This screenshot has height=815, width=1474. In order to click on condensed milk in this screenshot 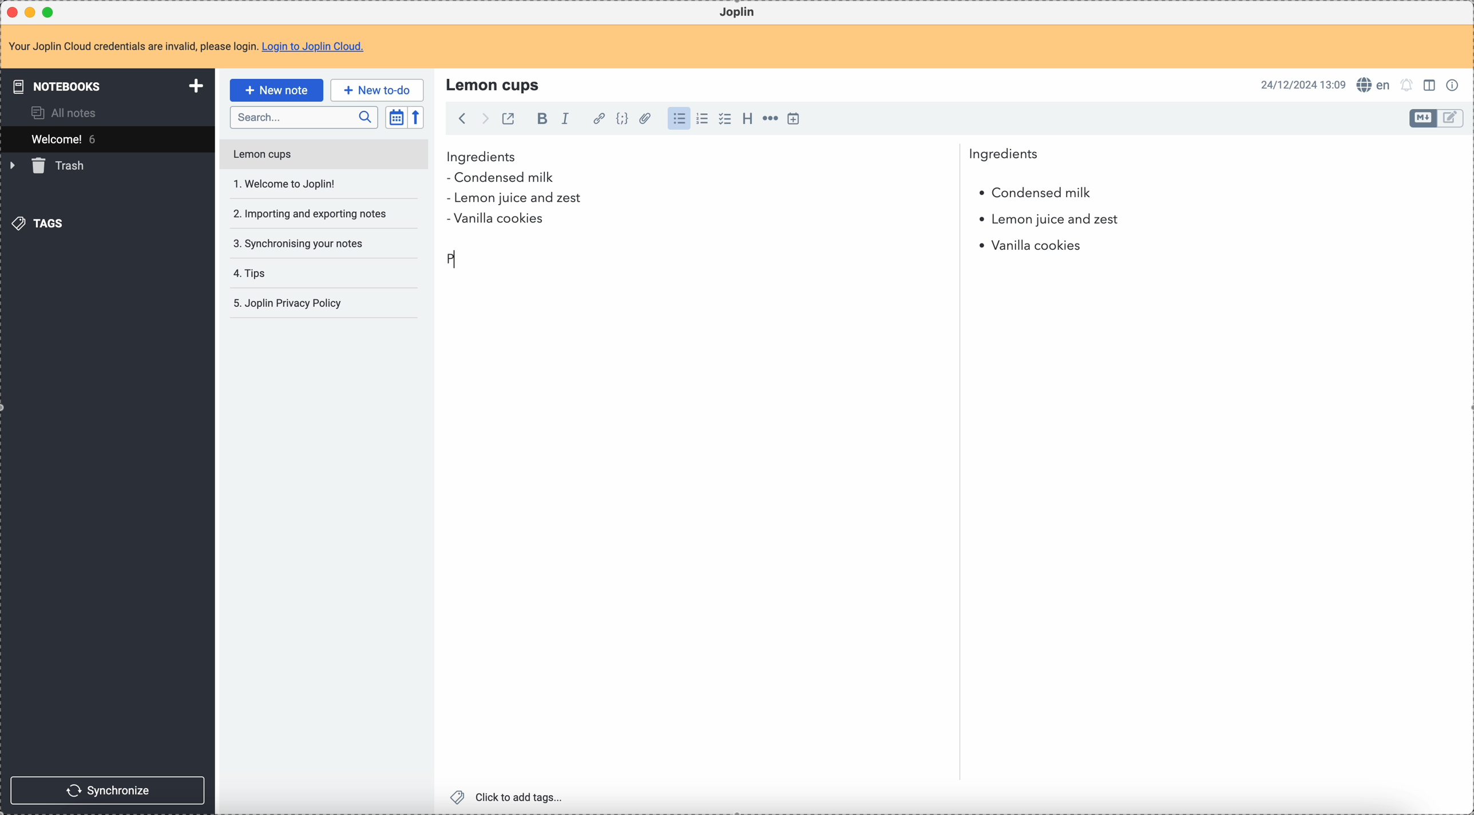, I will do `click(505, 178)`.